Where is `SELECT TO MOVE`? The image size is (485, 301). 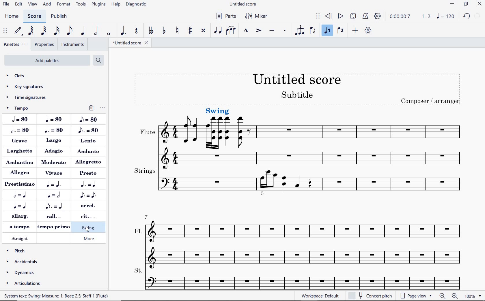 SELECT TO MOVE is located at coordinates (318, 17).